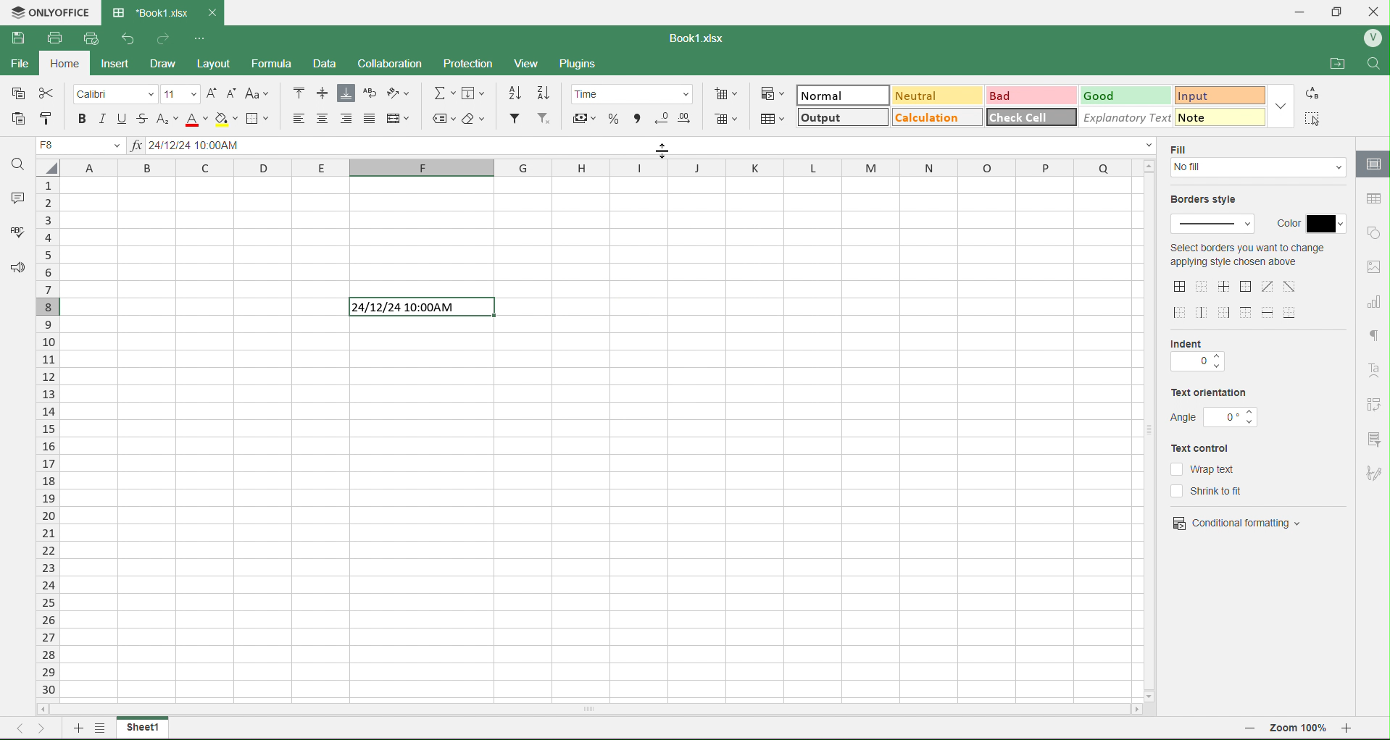  I want to click on scroll up, so click(1147, 166).